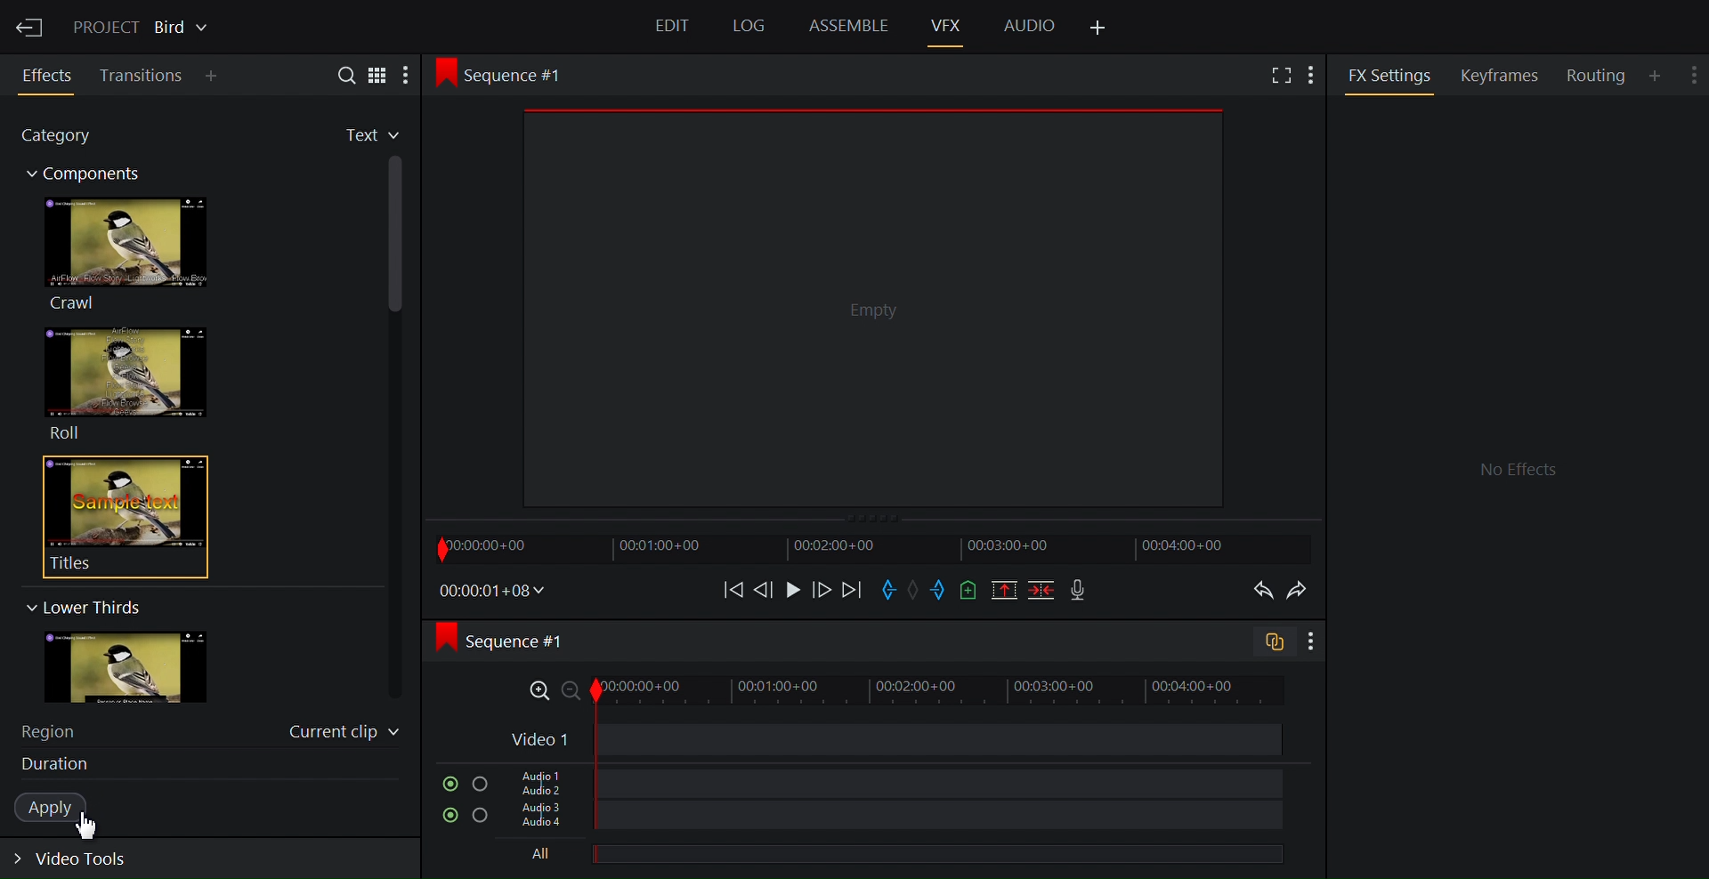 The height and width of the screenshot is (879, 1709). I want to click on Audio, so click(1029, 24).